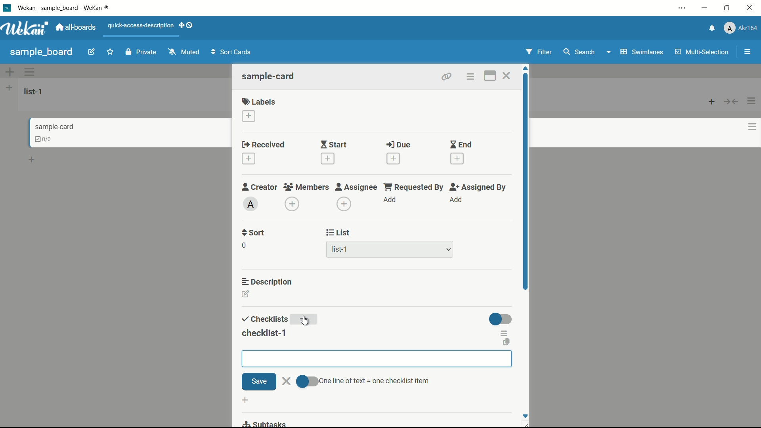 Image resolution: width=761 pixels, height=428 pixels. Describe the element at coordinates (703, 53) in the screenshot. I see `multi selection` at that location.